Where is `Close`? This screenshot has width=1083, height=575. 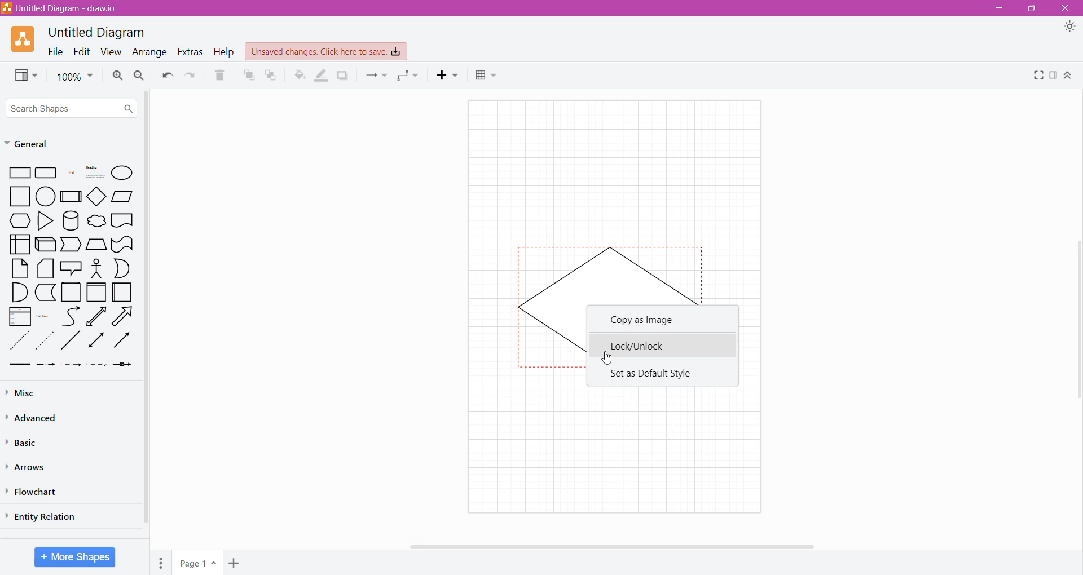
Close is located at coordinates (1067, 8).